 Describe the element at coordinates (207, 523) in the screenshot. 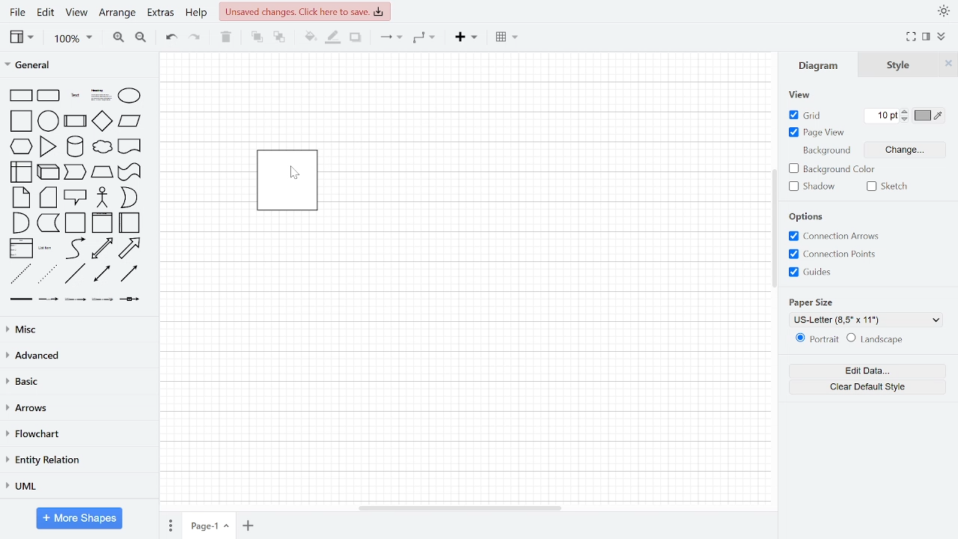

I see `current page` at that location.